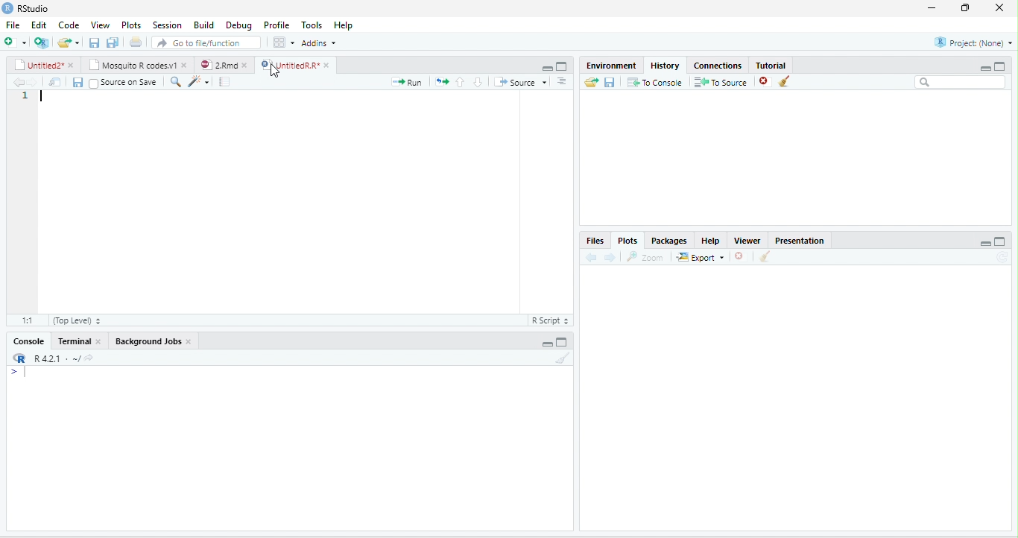 Image resolution: width=1018 pixels, height=538 pixels. Describe the element at coordinates (95, 42) in the screenshot. I see `previous file saction` at that location.